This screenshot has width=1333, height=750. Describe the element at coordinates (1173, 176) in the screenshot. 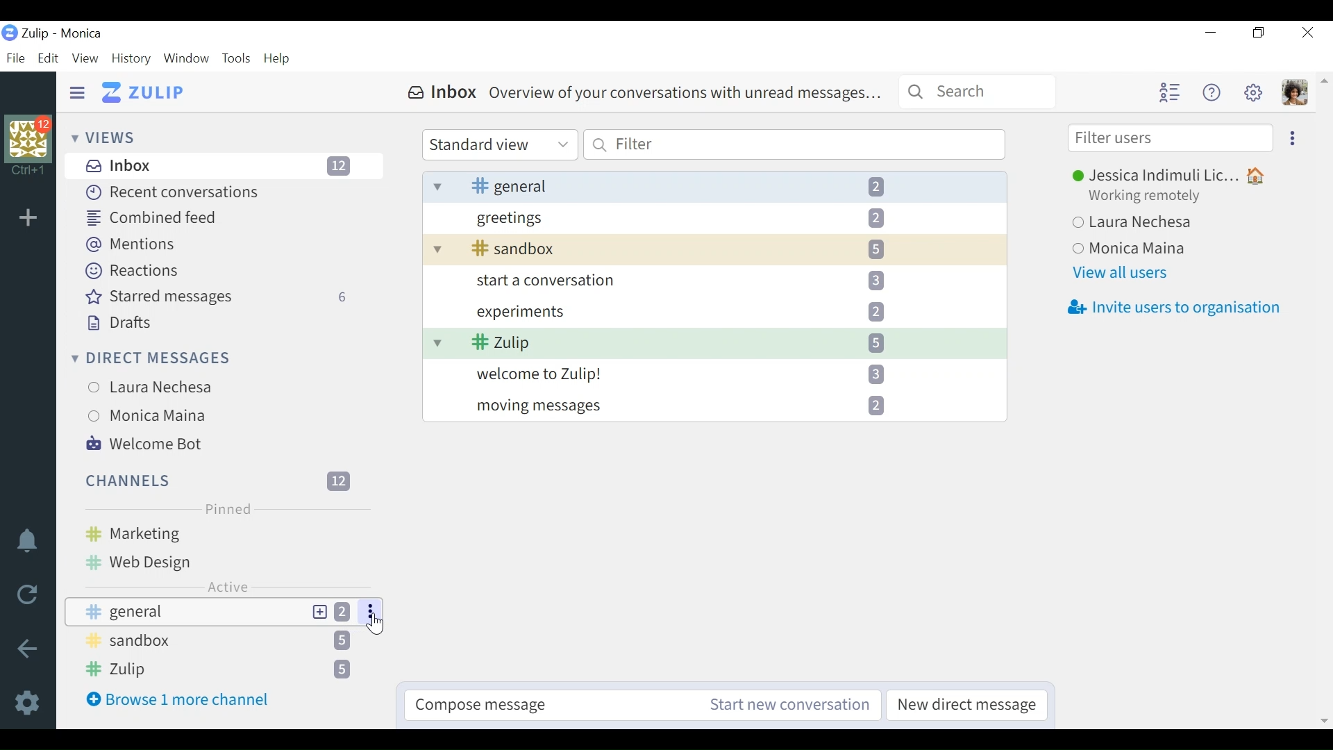

I see `Jessica Indimuli Lic...` at that location.